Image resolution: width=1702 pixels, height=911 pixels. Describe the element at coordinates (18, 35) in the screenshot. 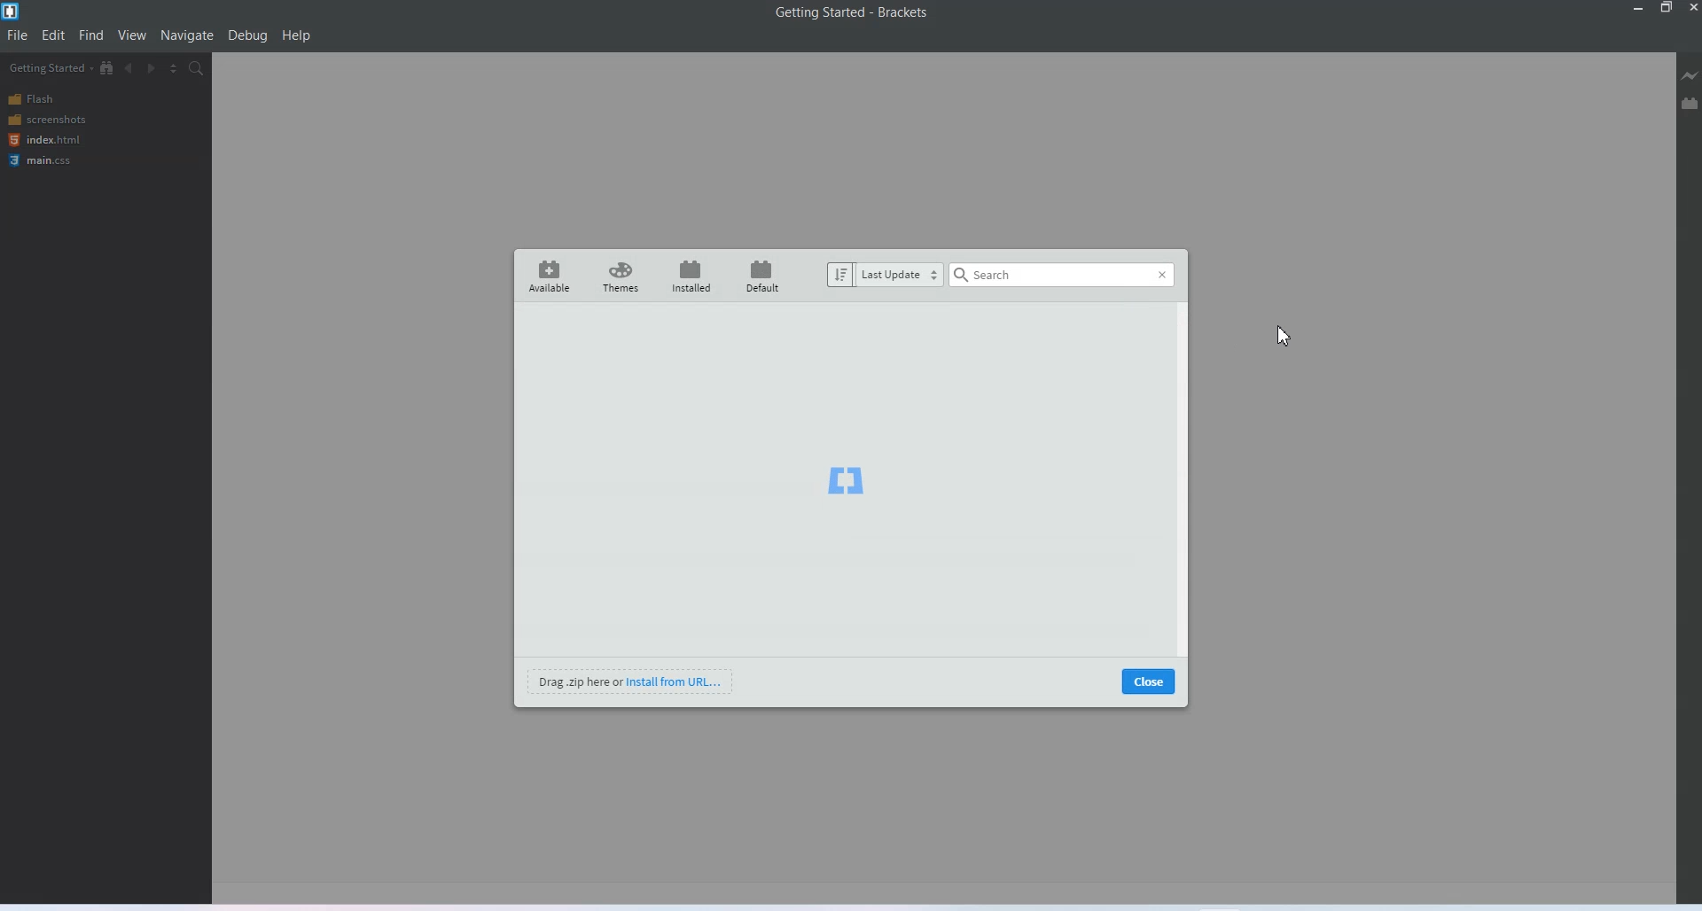

I see `File` at that location.